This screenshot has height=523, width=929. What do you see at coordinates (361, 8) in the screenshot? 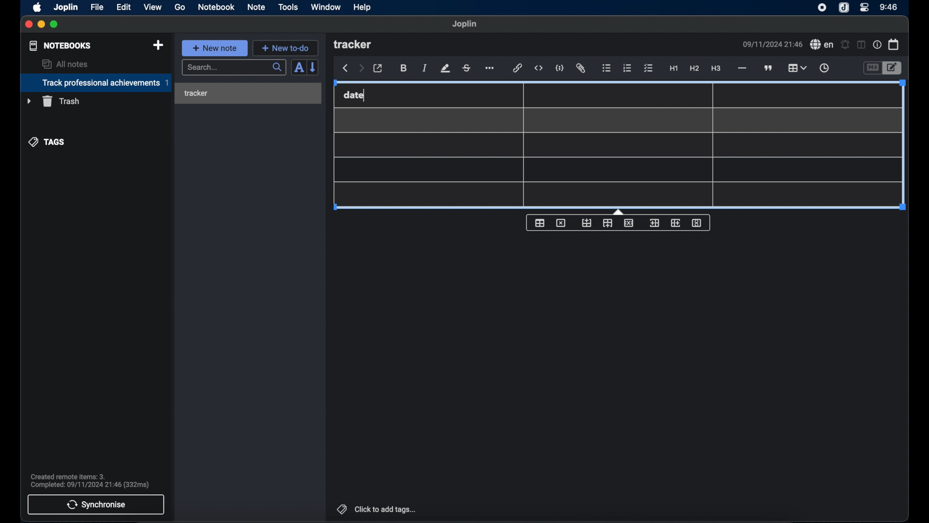
I see `help` at bounding box center [361, 8].